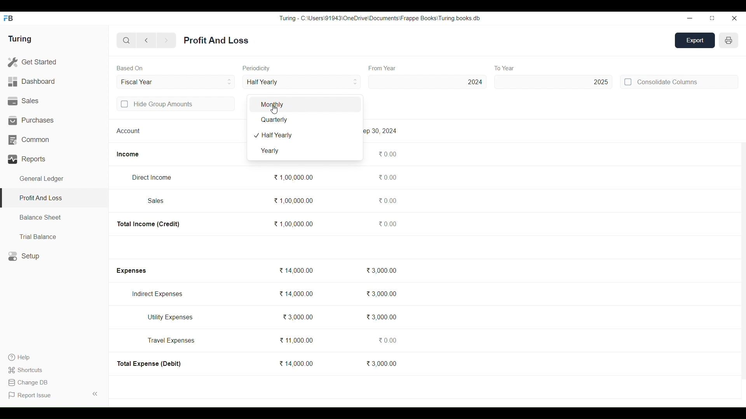 The width and height of the screenshot is (746, 419). What do you see at coordinates (729, 40) in the screenshot?
I see `Open report print view` at bounding box center [729, 40].